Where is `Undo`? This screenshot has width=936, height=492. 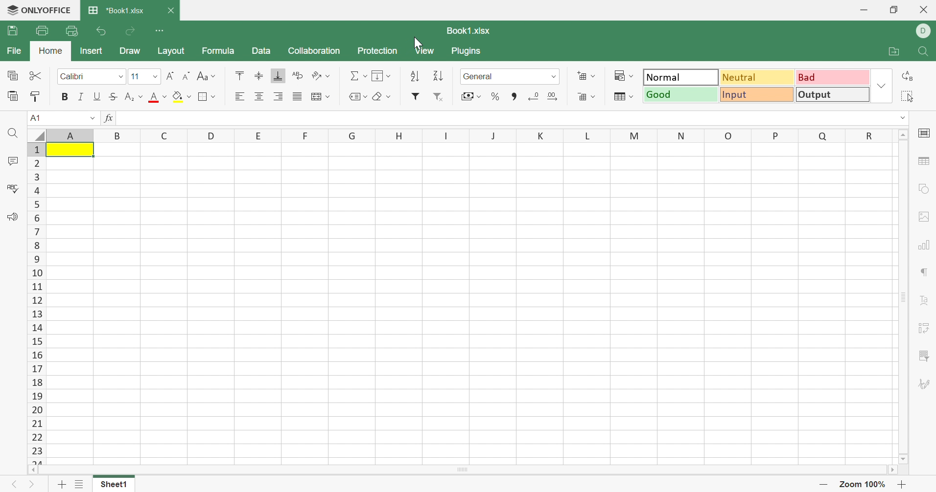
Undo is located at coordinates (102, 31).